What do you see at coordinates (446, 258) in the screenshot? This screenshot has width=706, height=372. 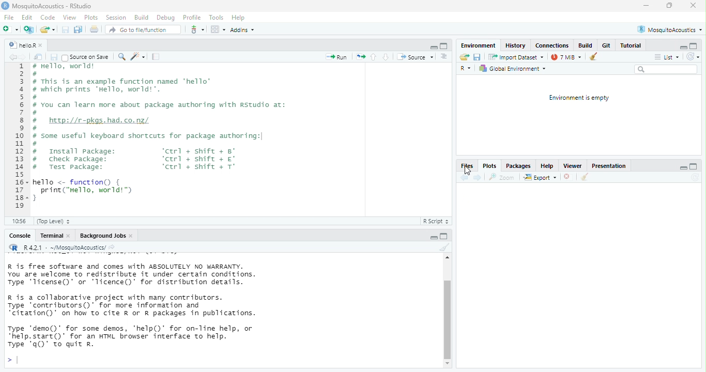 I see `scroll up` at bounding box center [446, 258].